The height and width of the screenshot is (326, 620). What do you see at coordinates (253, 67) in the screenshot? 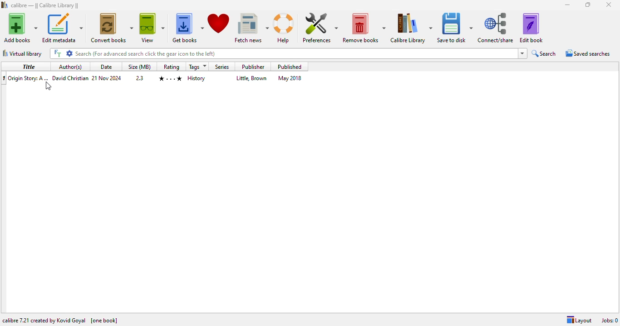
I see `publisher` at bounding box center [253, 67].